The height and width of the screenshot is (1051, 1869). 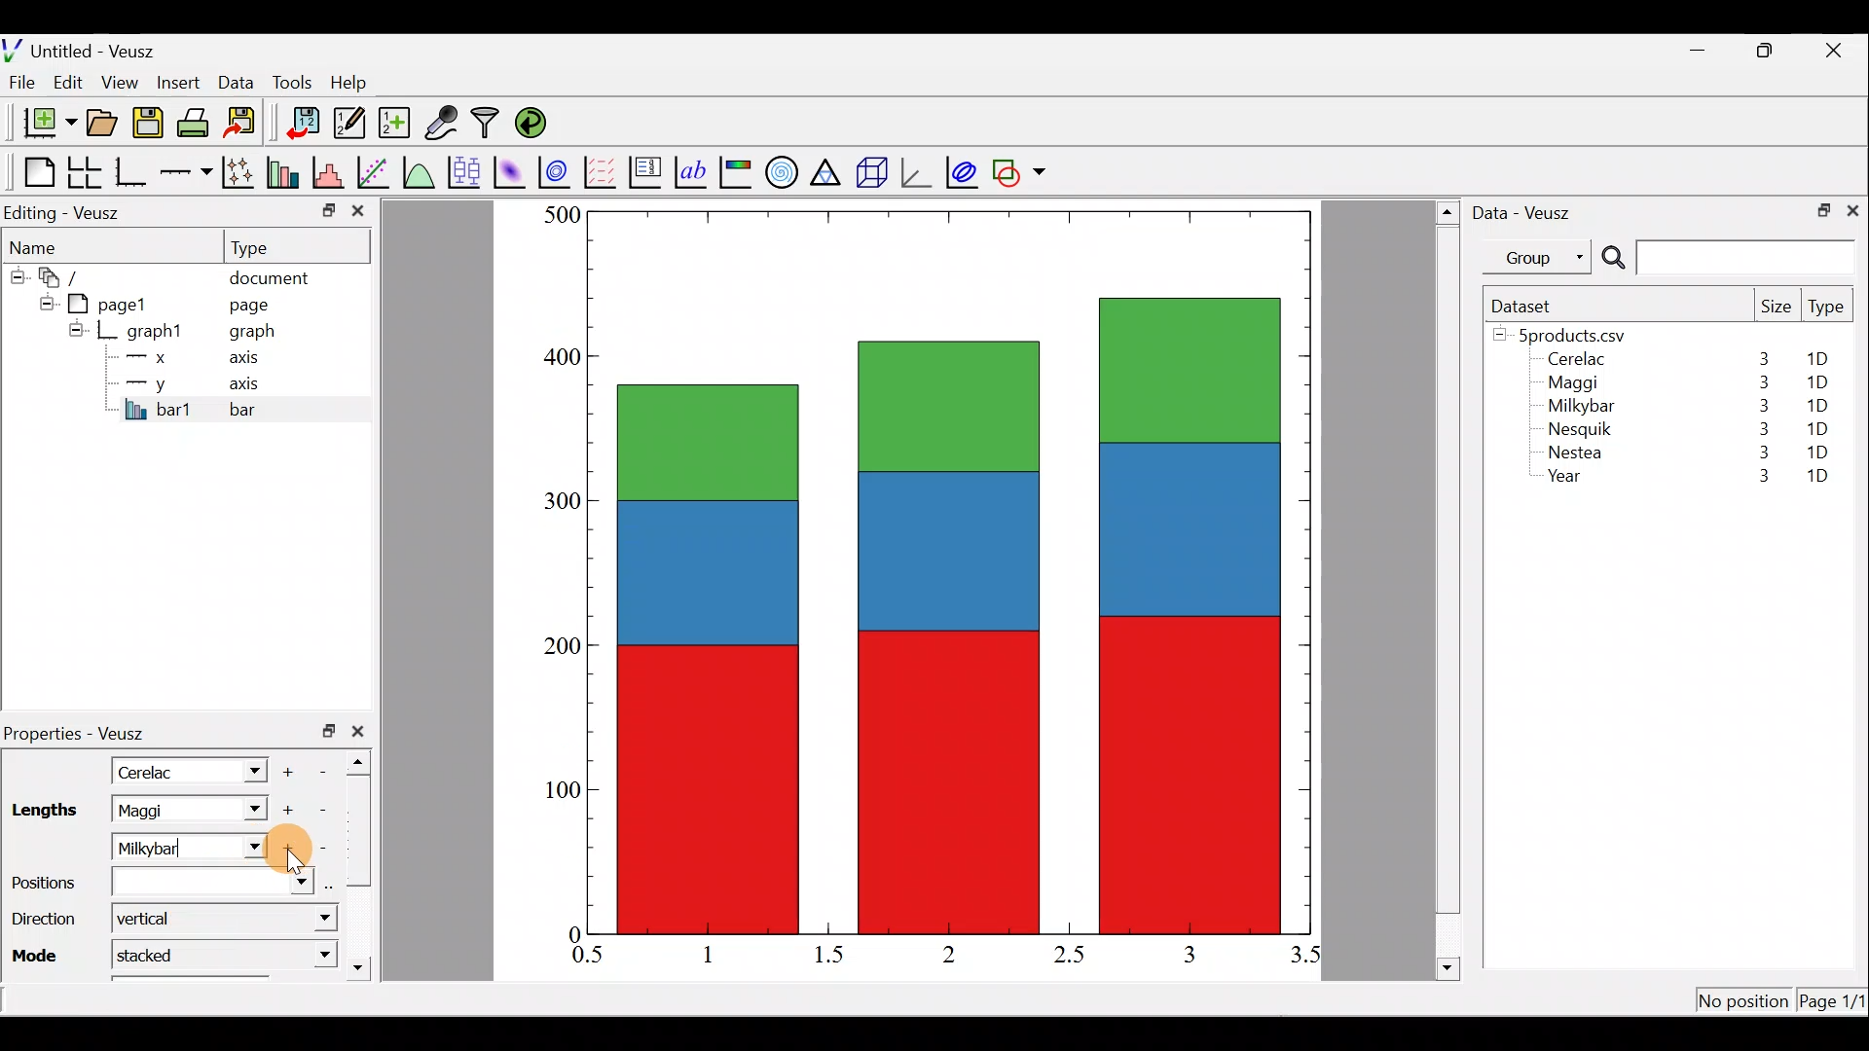 I want to click on Remove item, so click(x=323, y=847).